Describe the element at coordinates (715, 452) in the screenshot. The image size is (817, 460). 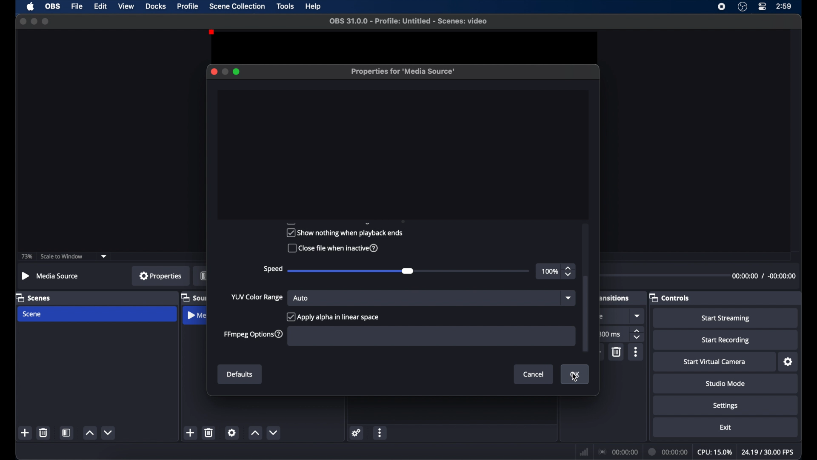
I see `cpu` at that location.